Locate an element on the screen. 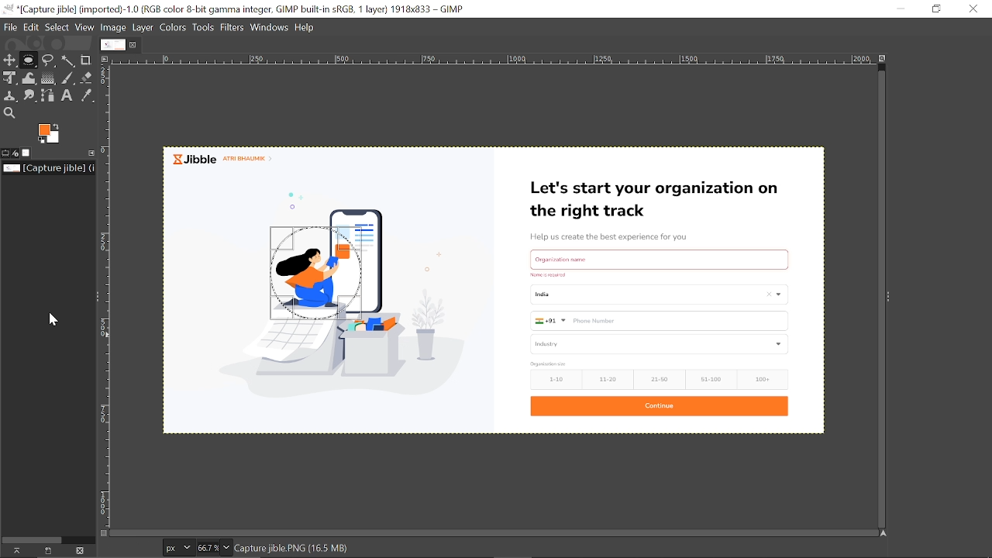  Circular selection created is located at coordinates (312, 272).